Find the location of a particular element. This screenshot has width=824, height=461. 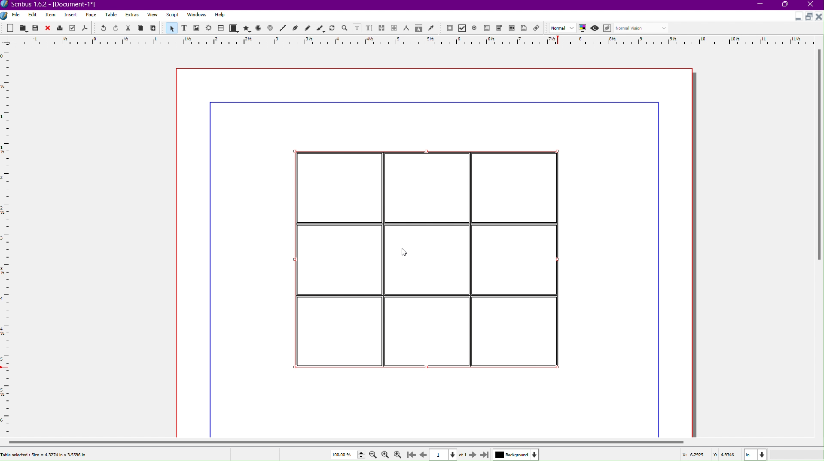

Zoom Value is located at coordinates (346, 454).